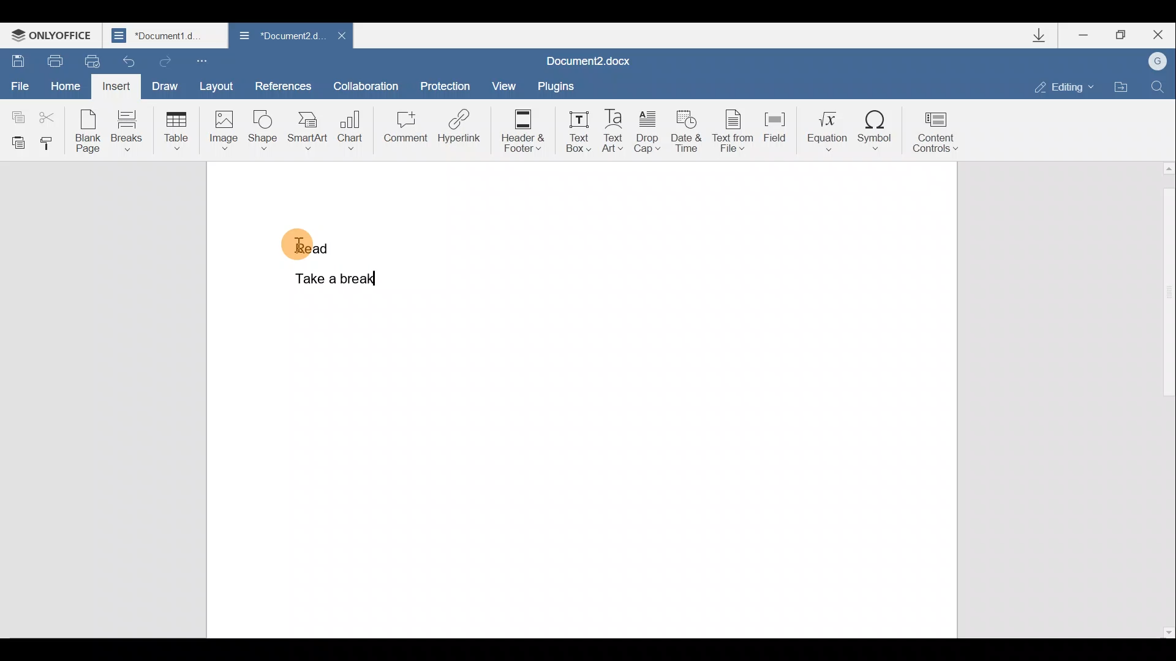 Image resolution: width=1176 pixels, height=661 pixels. I want to click on Print file, so click(54, 59).